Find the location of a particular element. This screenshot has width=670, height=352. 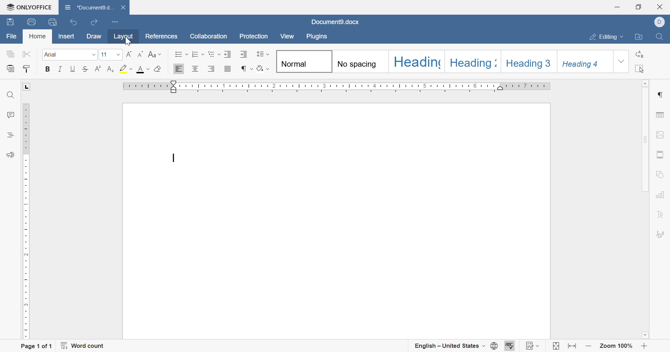

ruler is located at coordinates (26, 221).